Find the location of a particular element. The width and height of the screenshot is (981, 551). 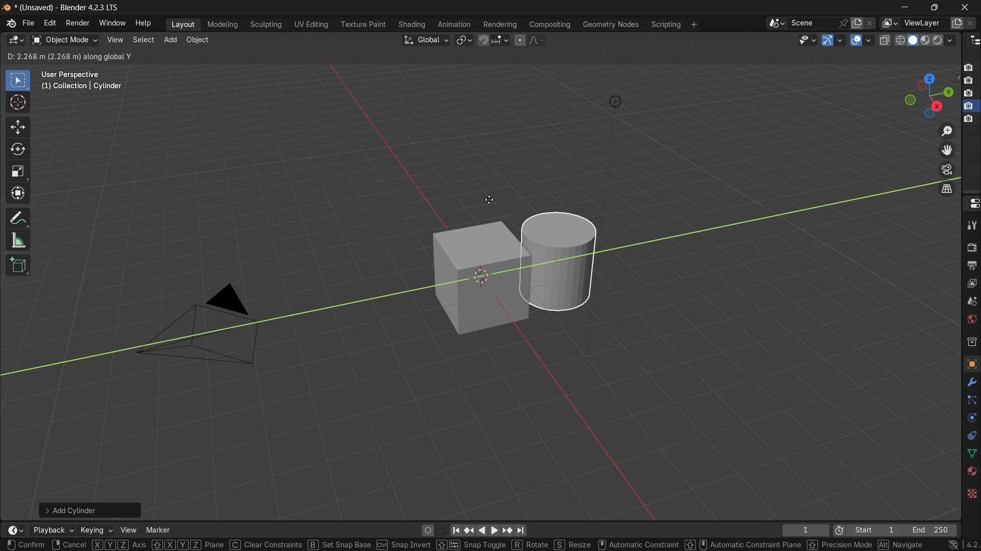

start is located at coordinates (875, 530).